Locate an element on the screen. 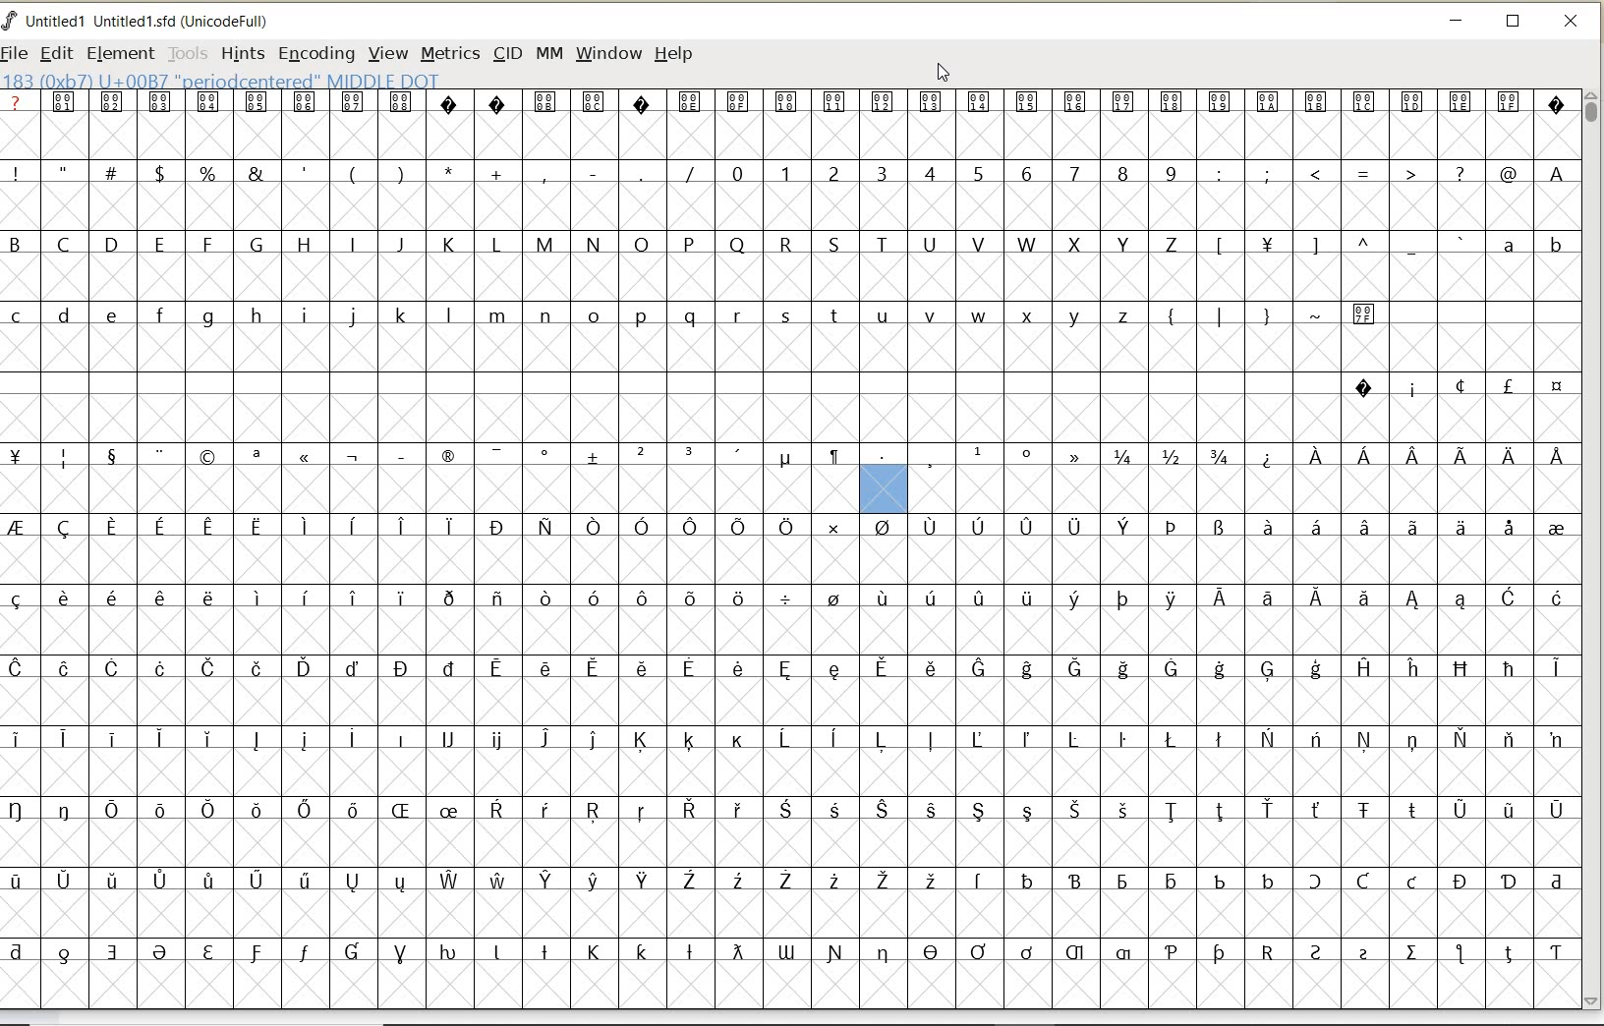 This screenshot has width=1604, height=1026. glyph info is located at coordinates (373, 81).